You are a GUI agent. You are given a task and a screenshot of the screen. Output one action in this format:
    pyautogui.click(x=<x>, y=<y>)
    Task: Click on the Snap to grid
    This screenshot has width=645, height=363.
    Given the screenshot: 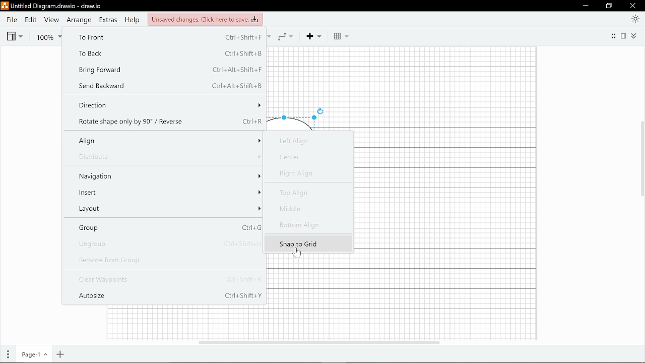 What is the action you would take?
    pyautogui.click(x=309, y=244)
    